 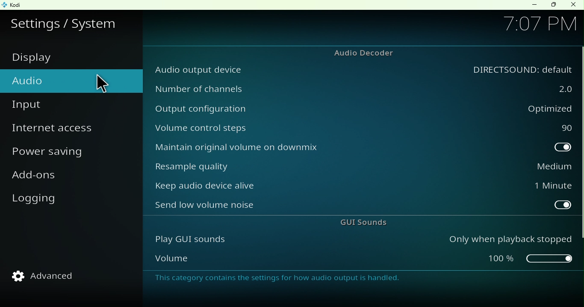 What do you see at coordinates (38, 178) in the screenshot?
I see `Add-ons` at bounding box center [38, 178].